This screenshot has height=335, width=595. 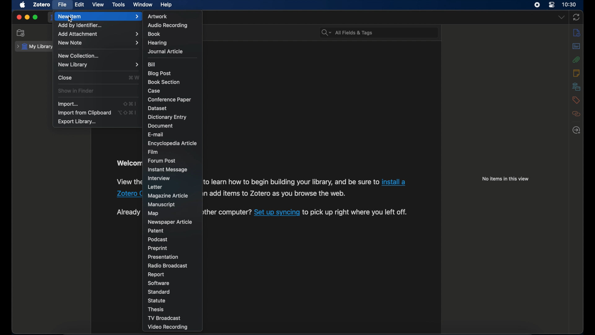 What do you see at coordinates (577, 73) in the screenshot?
I see `notes` at bounding box center [577, 73].